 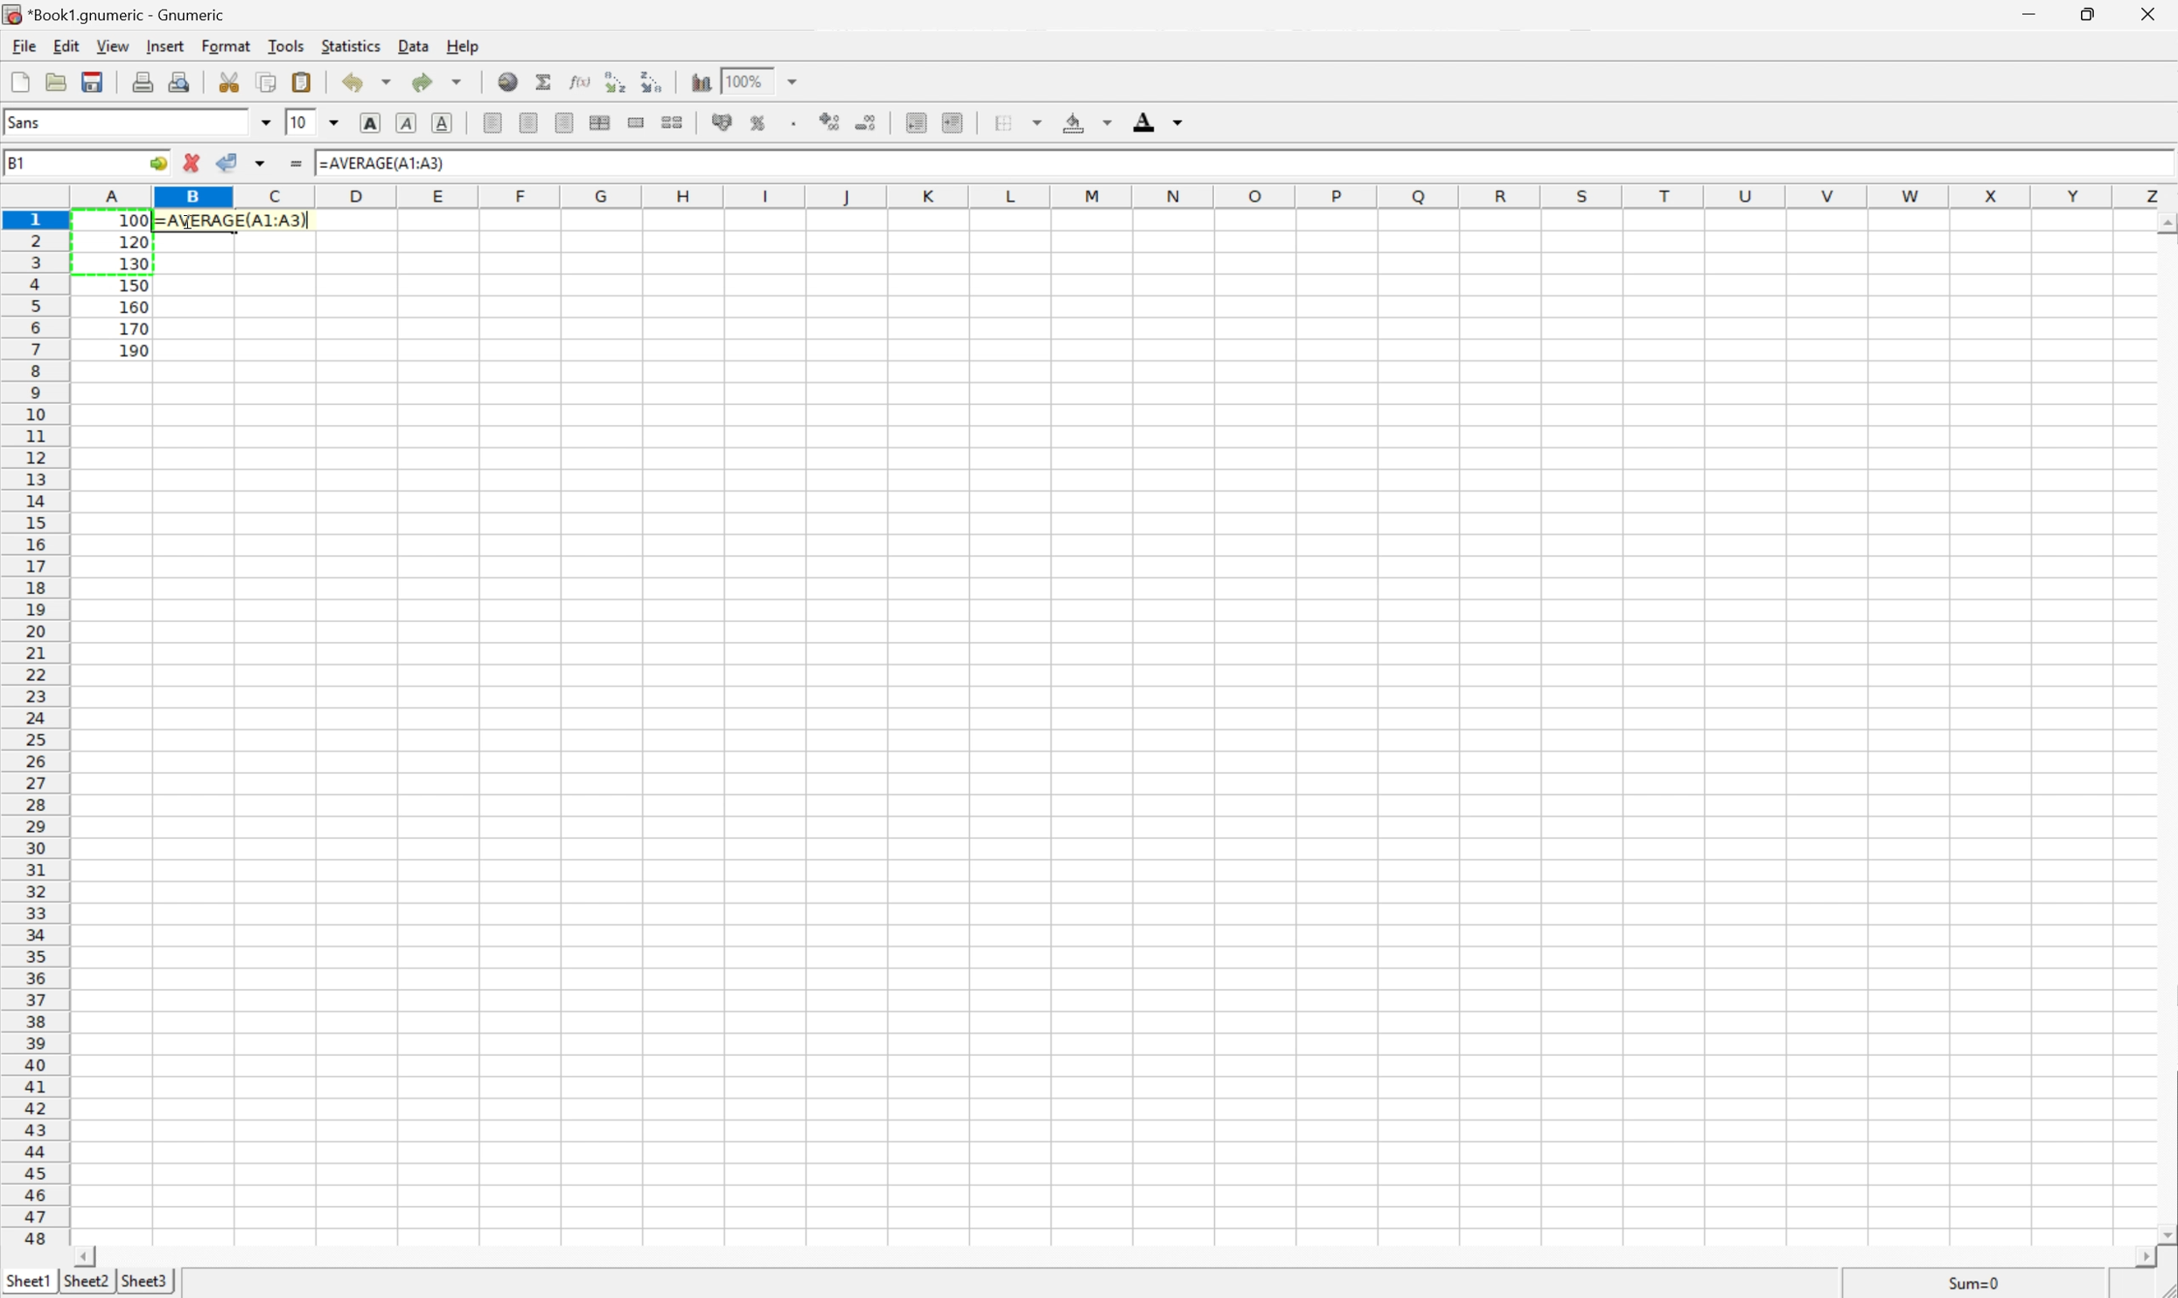 I want to click on Format, so click(x=227, y=45).